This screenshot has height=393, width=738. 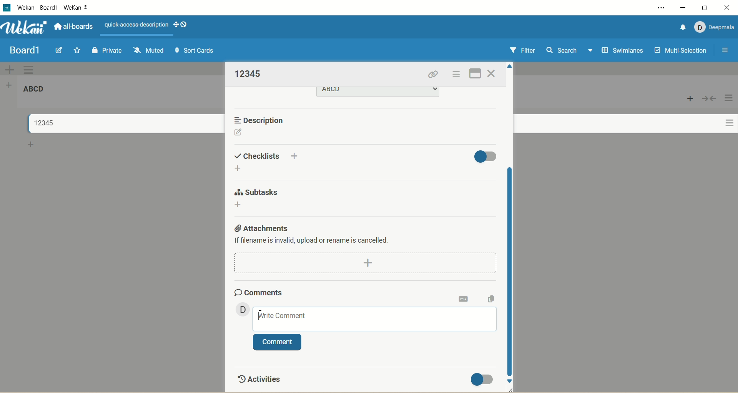 What do you see at coordinates (260, 316) in the screenshot?
I see `cursor` at bounding box center [260, 316].